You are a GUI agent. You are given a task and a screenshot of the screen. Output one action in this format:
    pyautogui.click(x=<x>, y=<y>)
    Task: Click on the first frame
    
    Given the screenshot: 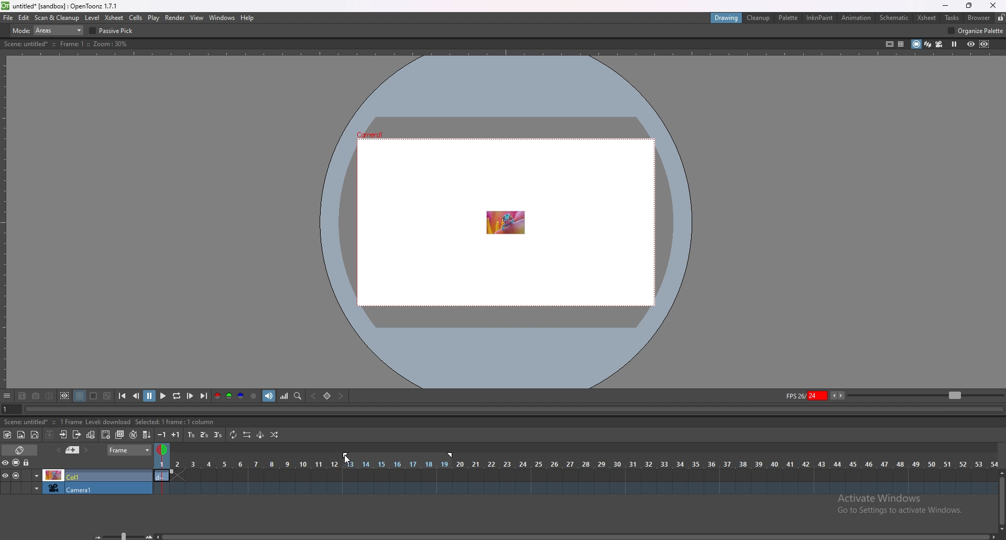 What is the action you would take?
    pyautogui.click(x=123, y=396)
    